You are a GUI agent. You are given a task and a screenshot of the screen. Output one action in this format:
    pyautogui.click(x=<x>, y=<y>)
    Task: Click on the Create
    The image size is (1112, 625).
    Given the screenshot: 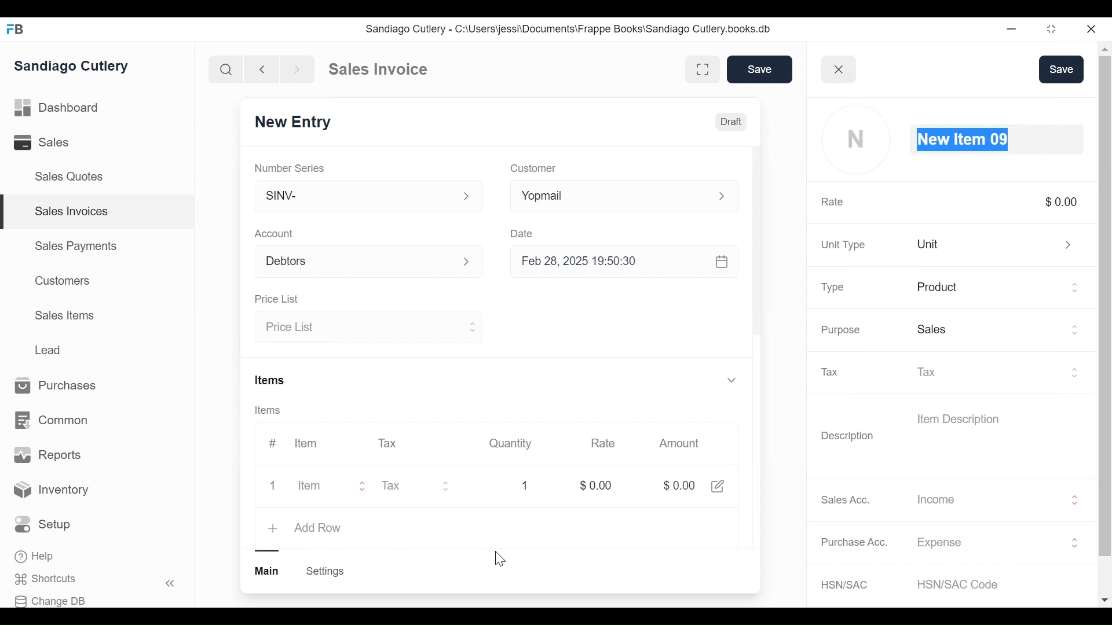 What is the action you would take?
    pyautogui.click(x=324, y=572)
    